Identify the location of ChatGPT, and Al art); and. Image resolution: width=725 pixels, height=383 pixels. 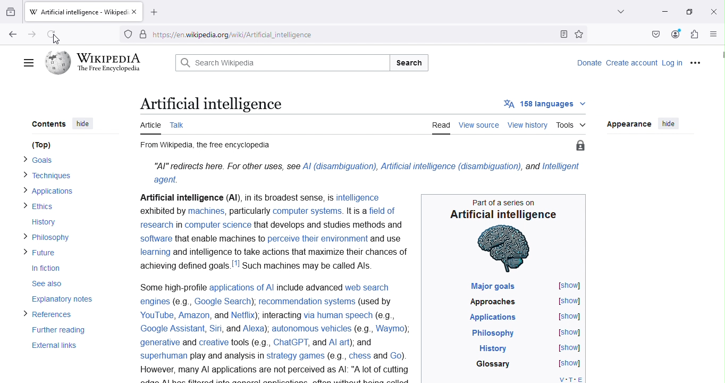
(327, 342).